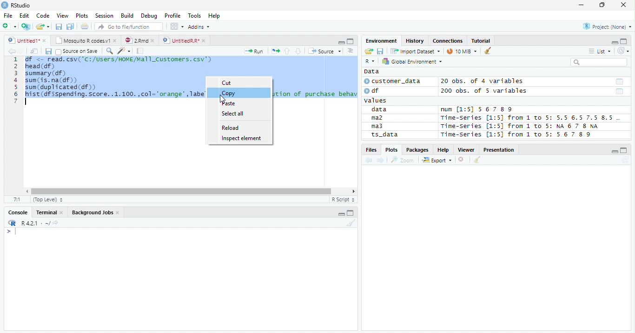 Image resolution: width=635 pixels, height=333 pixels. Describe the element at coordinates (49, 213) in the screenshot. I see `Terminal` at that location.